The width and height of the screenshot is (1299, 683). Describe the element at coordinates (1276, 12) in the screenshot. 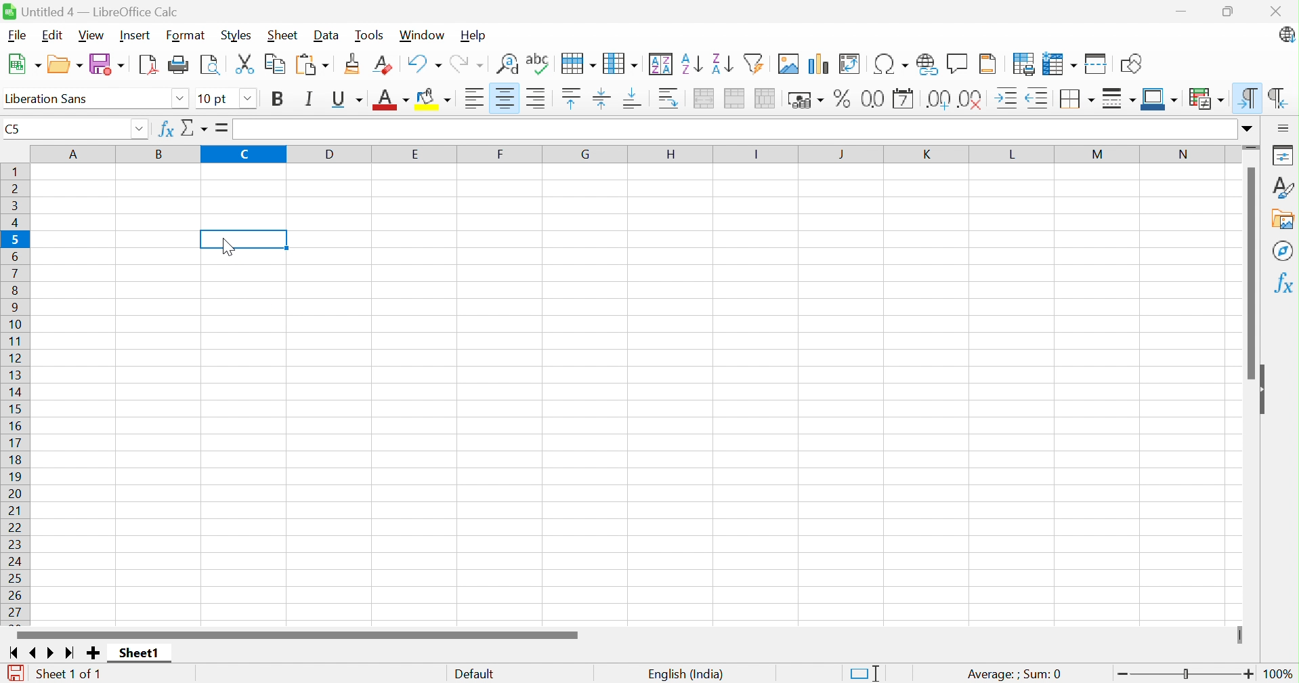

I see `Close` at that location.